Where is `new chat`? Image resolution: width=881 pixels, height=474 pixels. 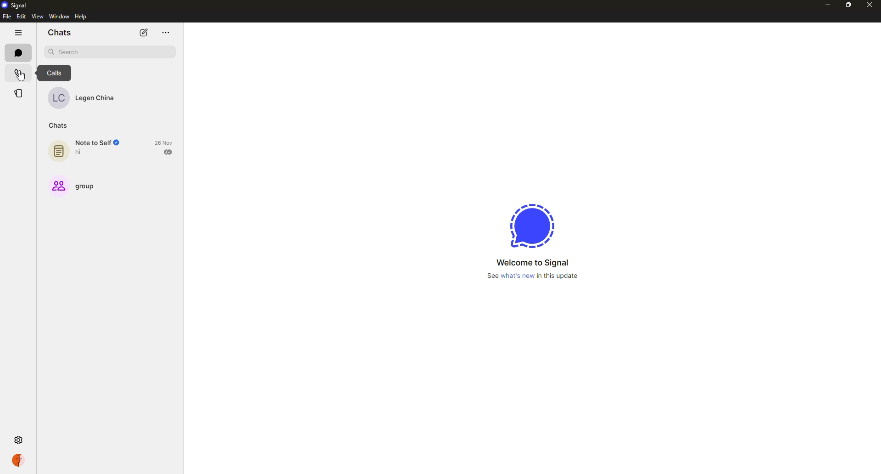
new chat is located at coordinates (145, 33).